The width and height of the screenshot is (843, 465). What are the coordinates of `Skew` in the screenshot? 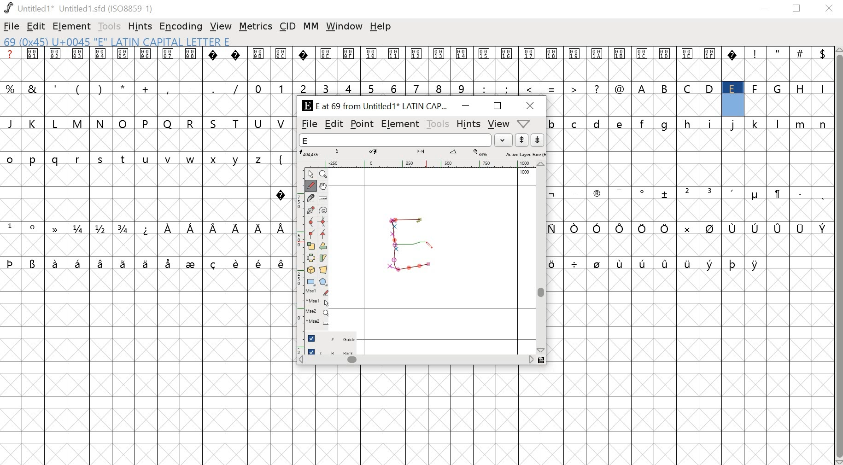 It's located at (324, 258).